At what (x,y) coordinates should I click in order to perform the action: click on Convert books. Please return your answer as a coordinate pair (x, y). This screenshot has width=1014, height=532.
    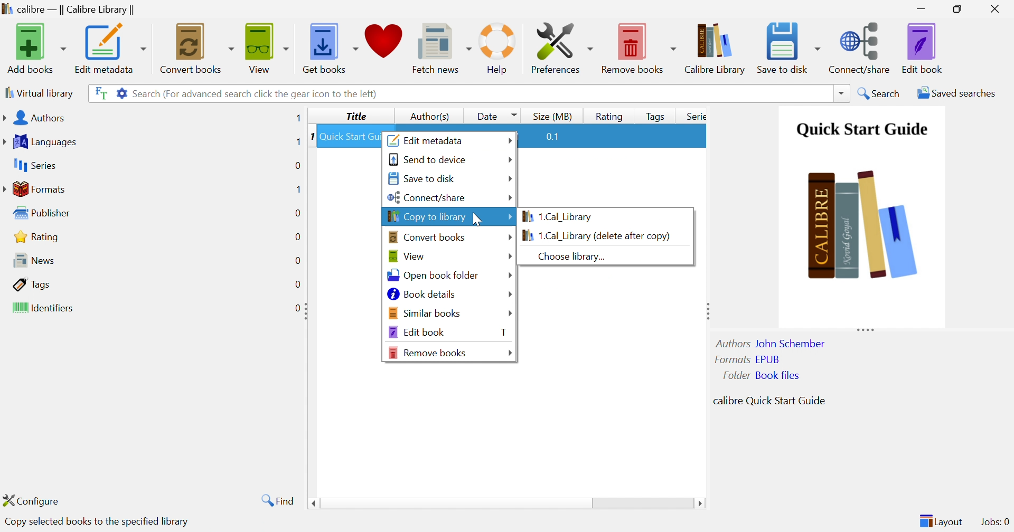
    Looking at the image, I should click on (196, 47).